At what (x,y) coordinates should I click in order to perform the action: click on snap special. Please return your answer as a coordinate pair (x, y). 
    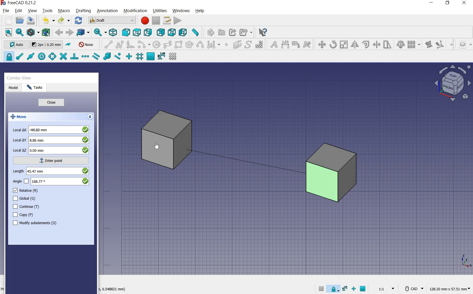
    Looking at the image, I should click on (107, 56).